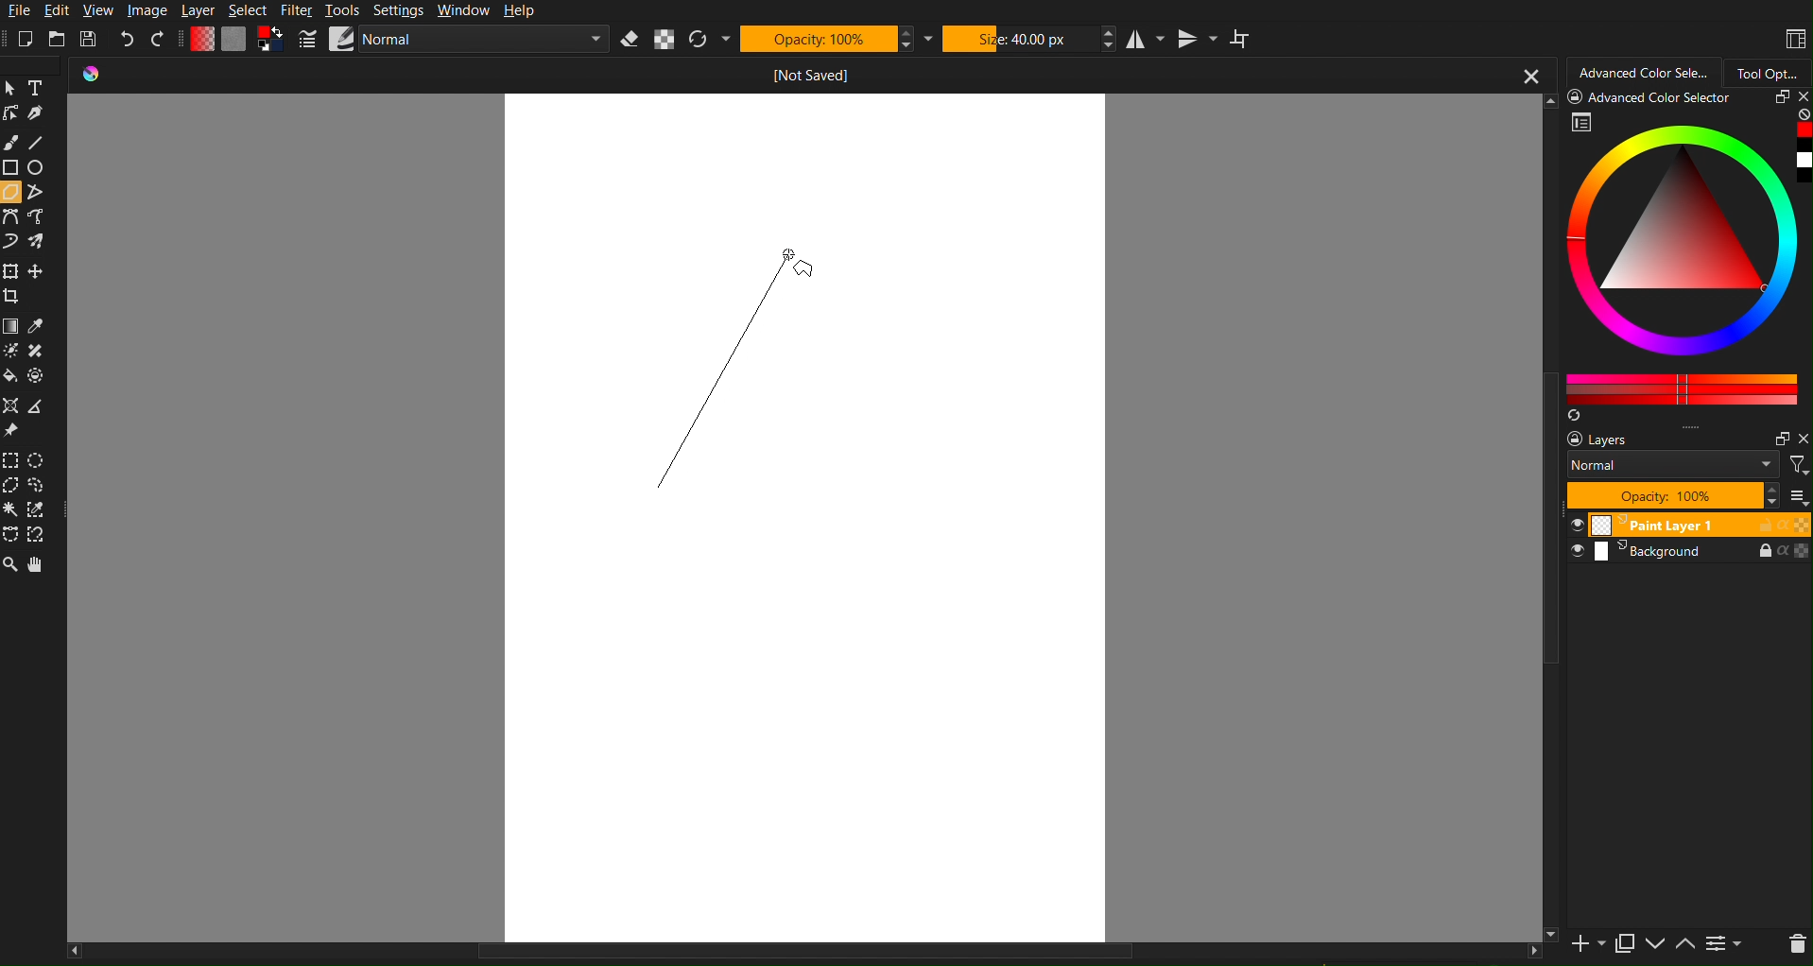 The image size is (1813, 966). What do you see at coordinates (1198, 39) in the screenshot?
I see `Vertical Mirror` at bounding box center [1198, 39].